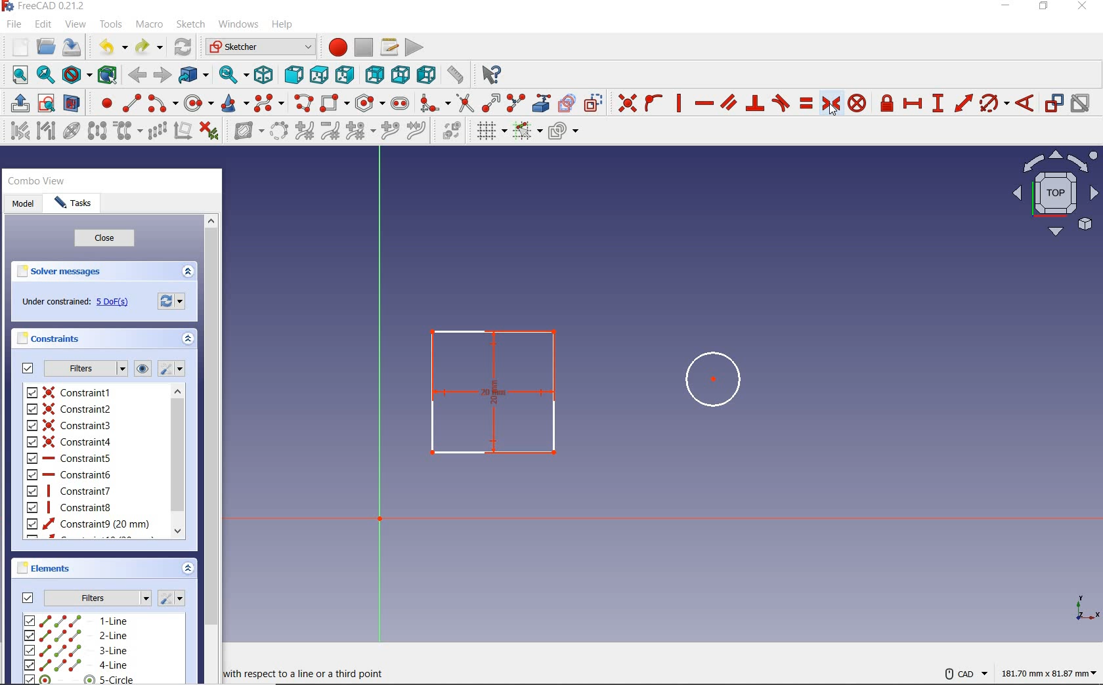  I want to click on Filter chckebox, so click(29, 600).